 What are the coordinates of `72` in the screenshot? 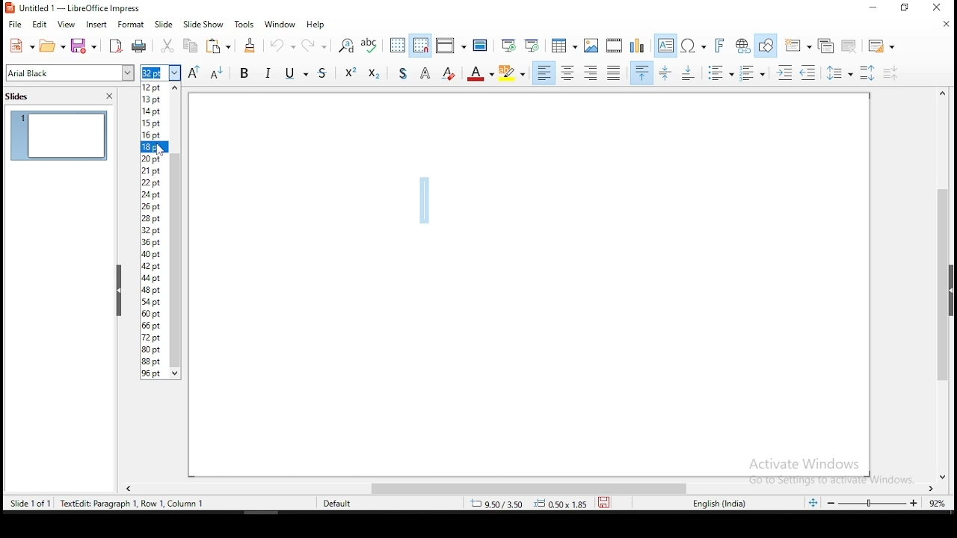 It's located at (154, 337).